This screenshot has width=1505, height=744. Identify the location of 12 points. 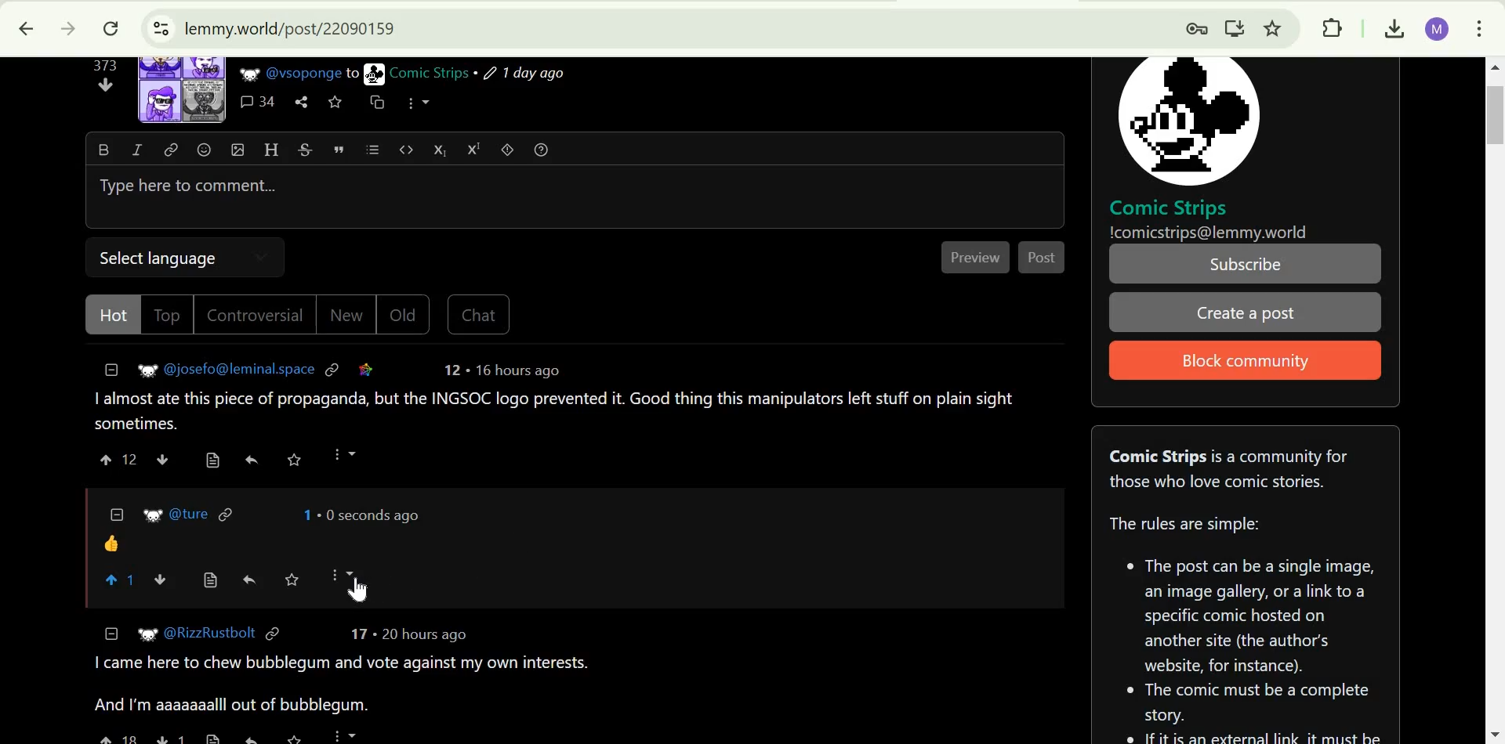
(451, 370).